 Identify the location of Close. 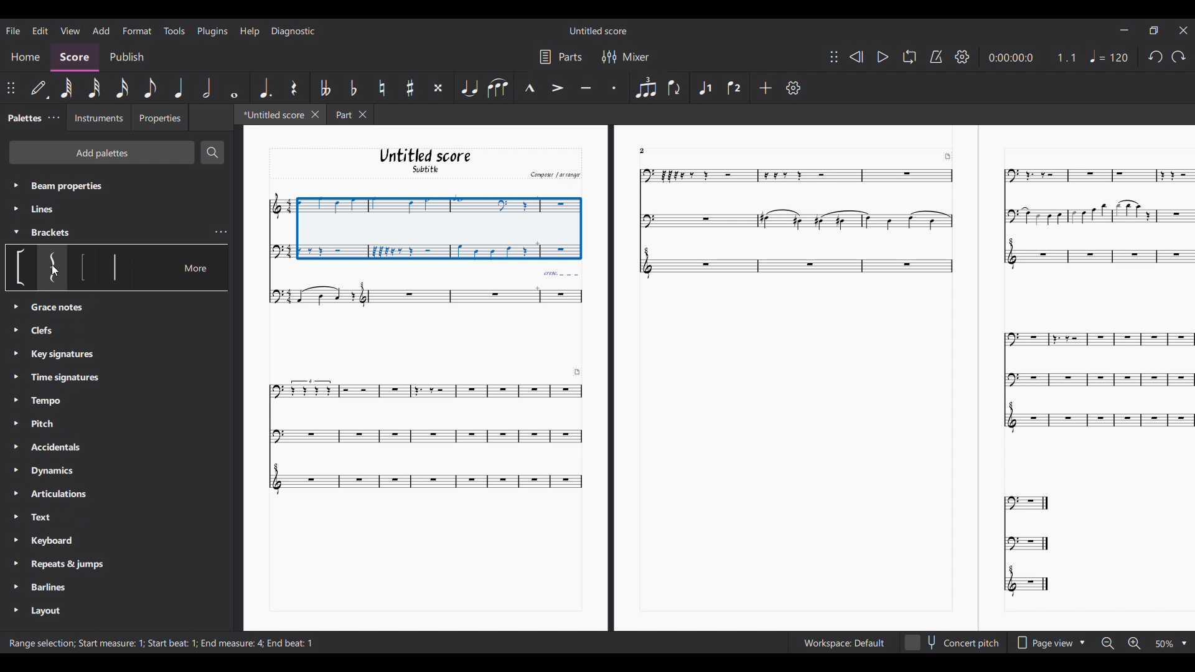
(365, 114).